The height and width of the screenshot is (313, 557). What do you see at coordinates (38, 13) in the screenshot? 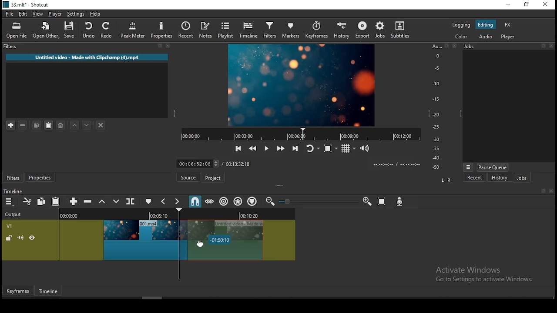
I see `view` at bounding box center [38, 13].